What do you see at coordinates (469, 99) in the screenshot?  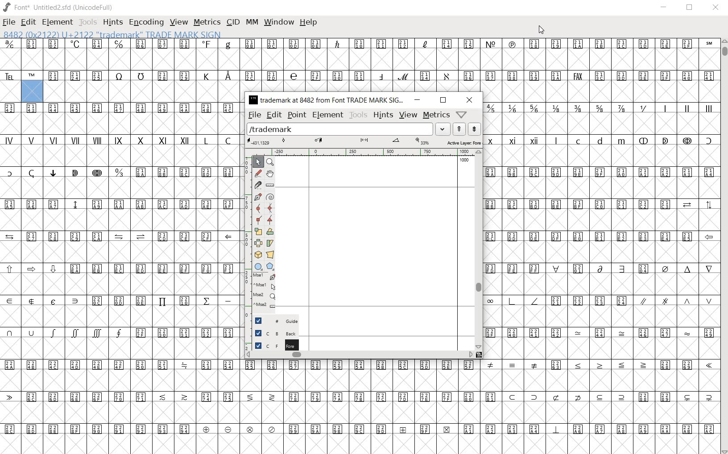 I see `close` at bounding box center [469, 99].